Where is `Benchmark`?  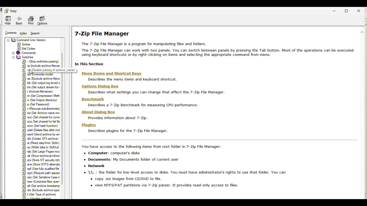
Benchmark is located at coordinates (95, 99).